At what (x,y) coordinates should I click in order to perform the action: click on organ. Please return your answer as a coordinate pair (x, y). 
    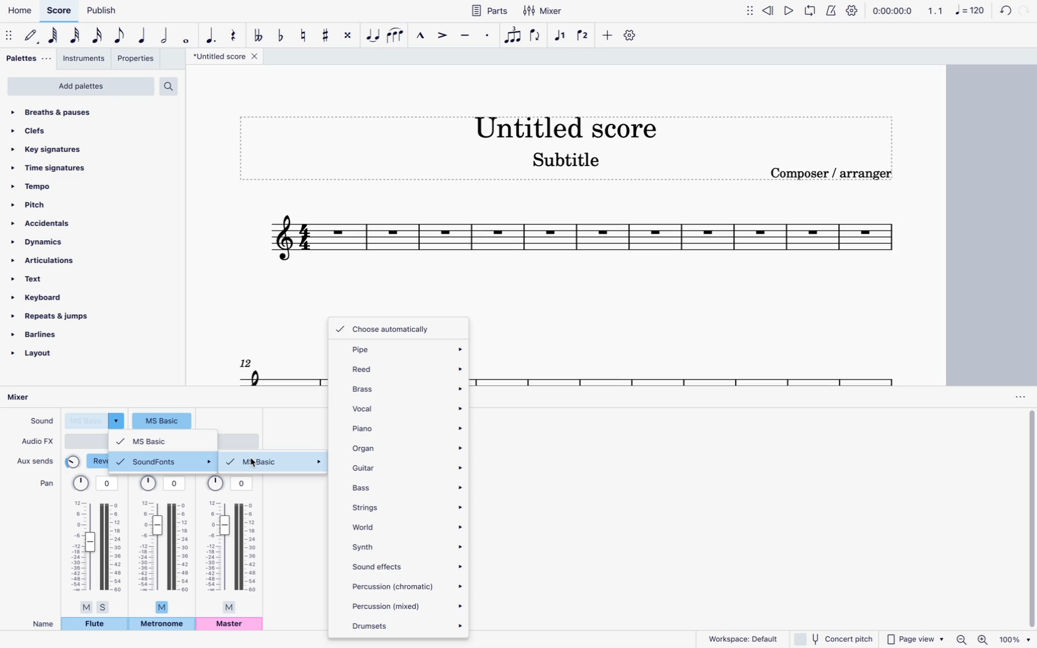
    Looking at the image, I should click on (407, 447).